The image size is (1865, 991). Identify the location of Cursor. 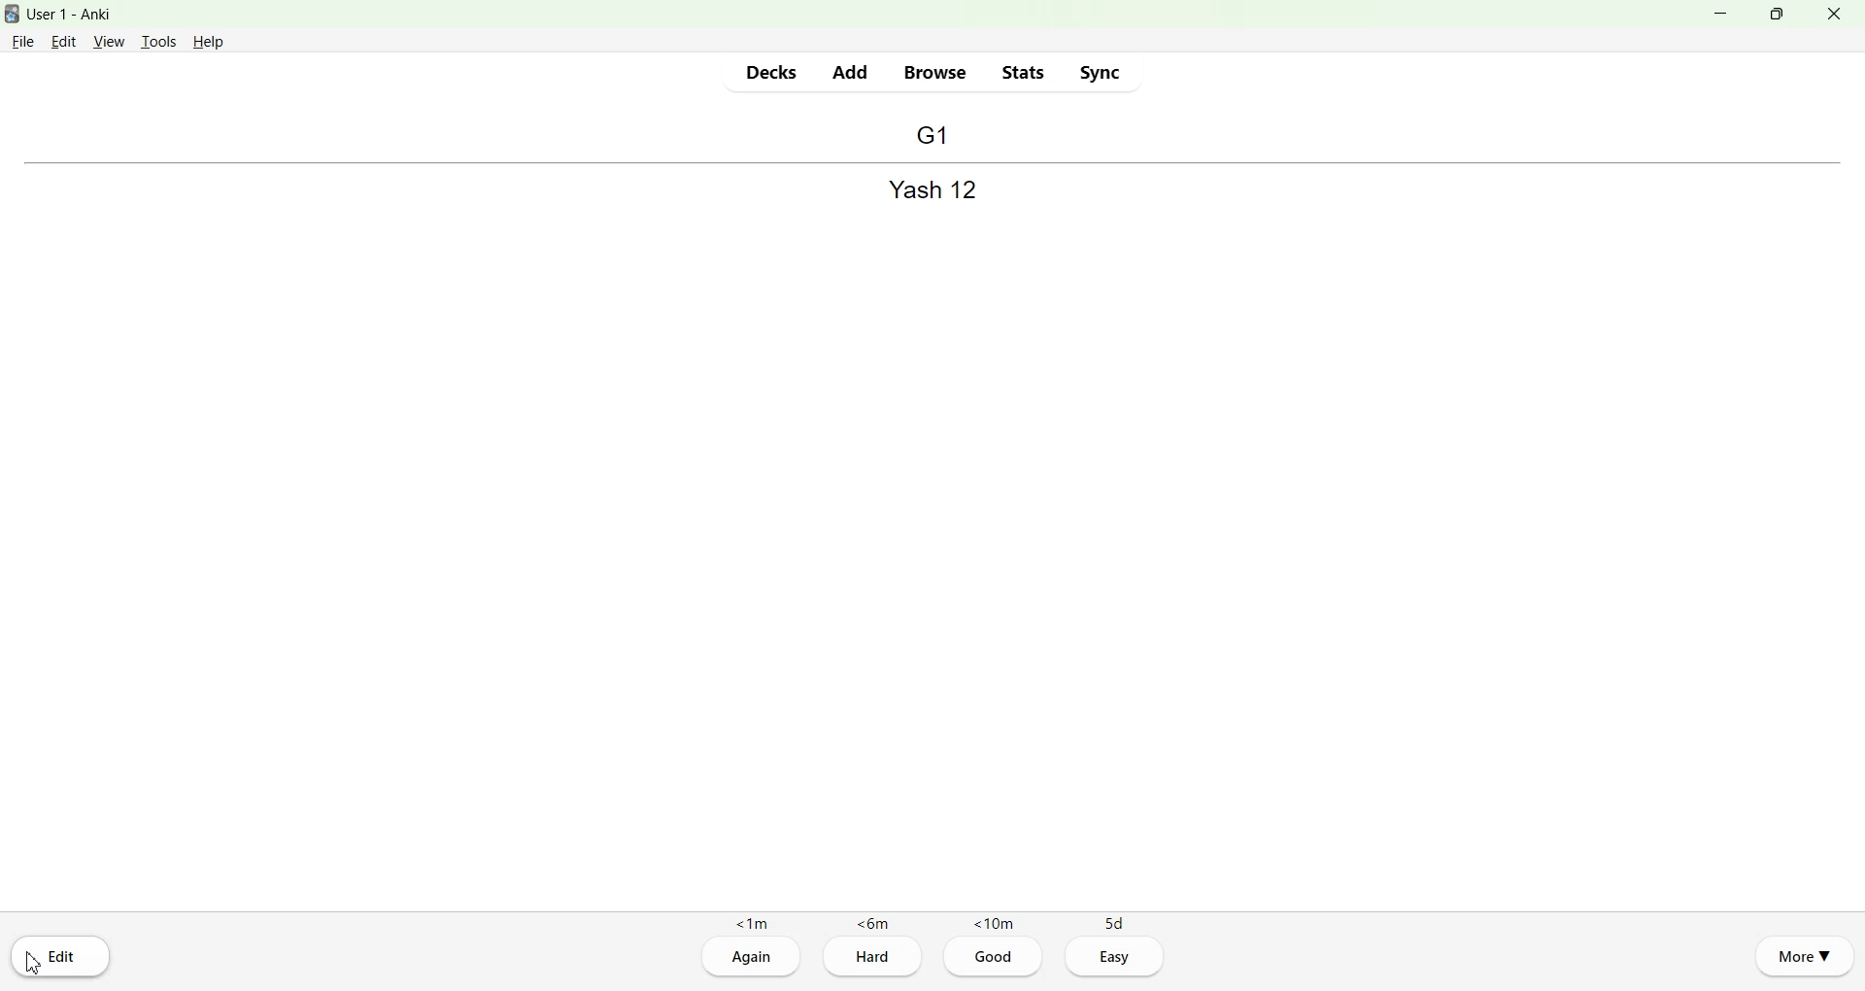
(33, 962).